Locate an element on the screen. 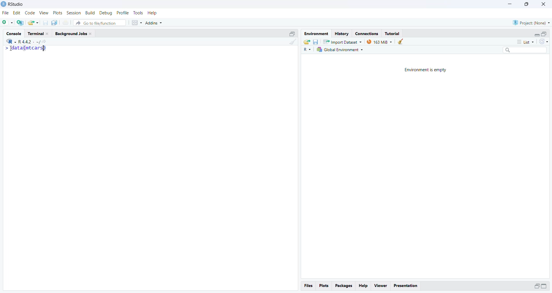 Image resolution: width=552 pixels, height=293 pixels. help is located at coordinates (152, 13).